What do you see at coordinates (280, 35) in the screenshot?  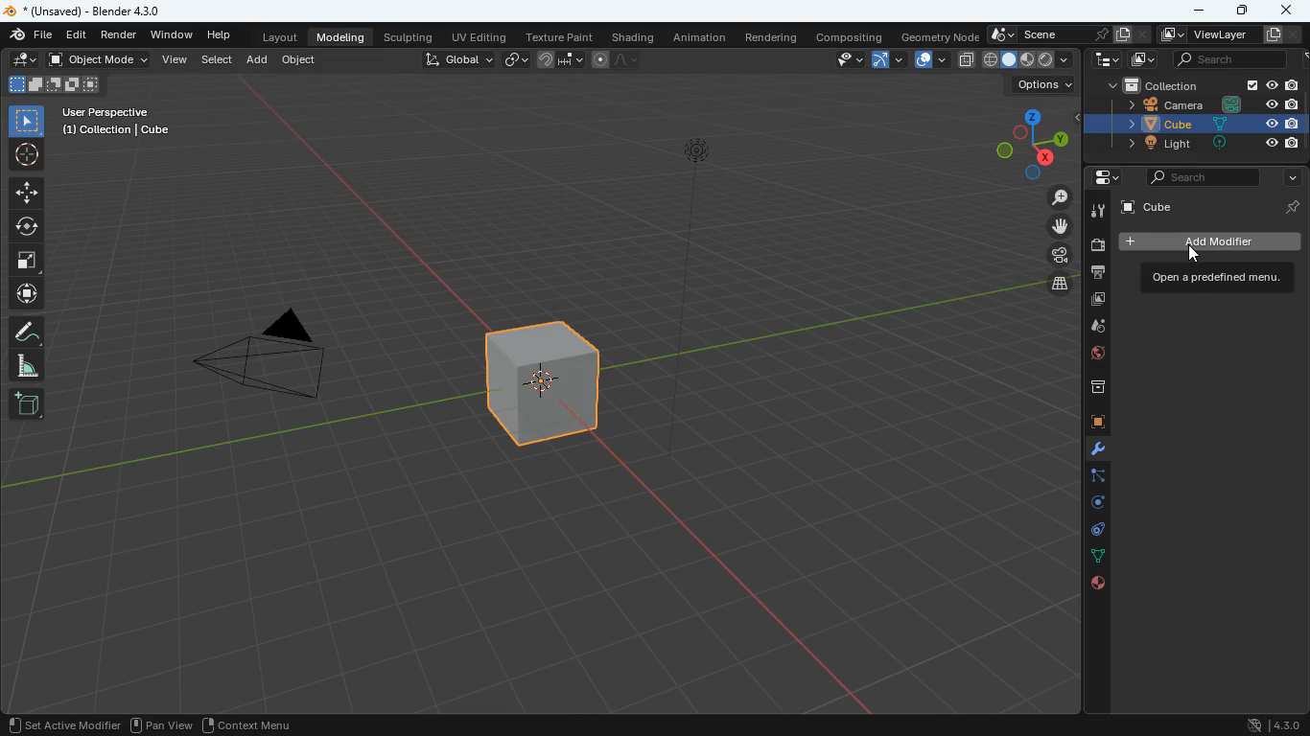 I see `layout` at bounding box center [280, 35].